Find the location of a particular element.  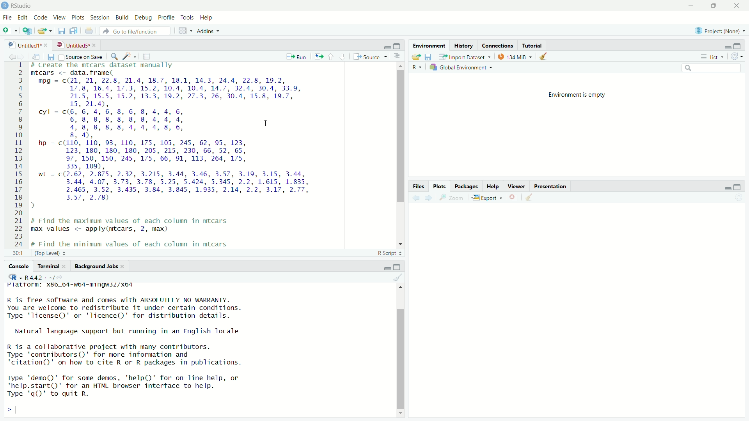

Environment is located at coordinates (430, 45).